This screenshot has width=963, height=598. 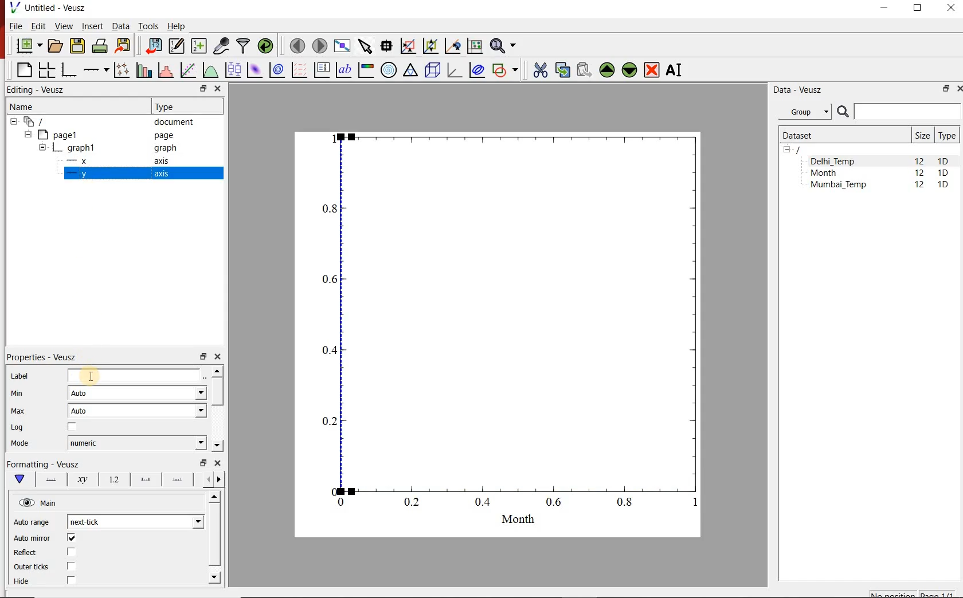 I want to click on reload linked datasets, so click(x=265, y=45).